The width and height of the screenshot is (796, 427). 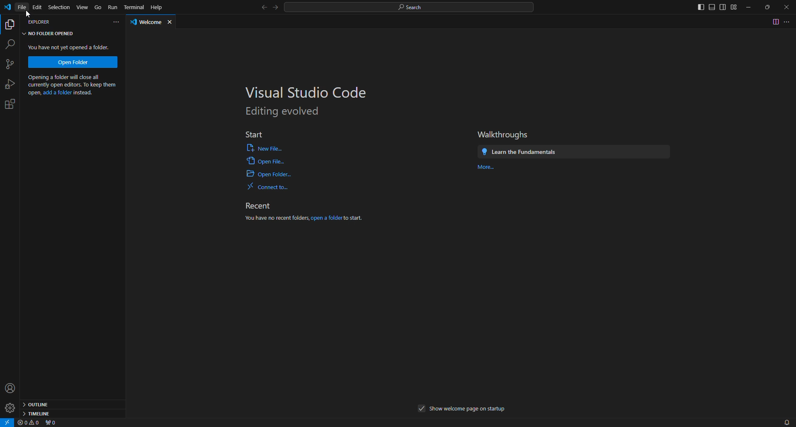 What do you see at coordinates (252, 132) in the screenshot?
I see `start` at bounding box center [252, 132].